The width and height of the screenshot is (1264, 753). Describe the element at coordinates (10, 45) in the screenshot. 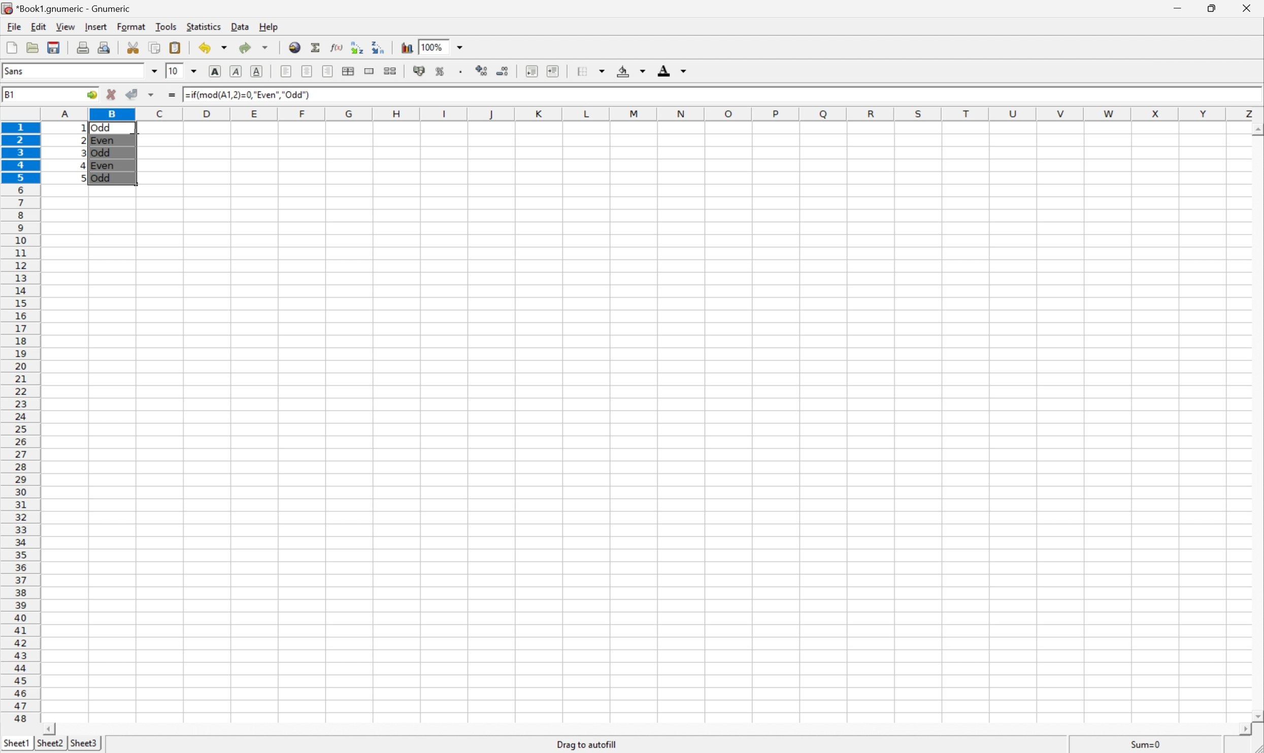

I see `Create new workbook` at that location.